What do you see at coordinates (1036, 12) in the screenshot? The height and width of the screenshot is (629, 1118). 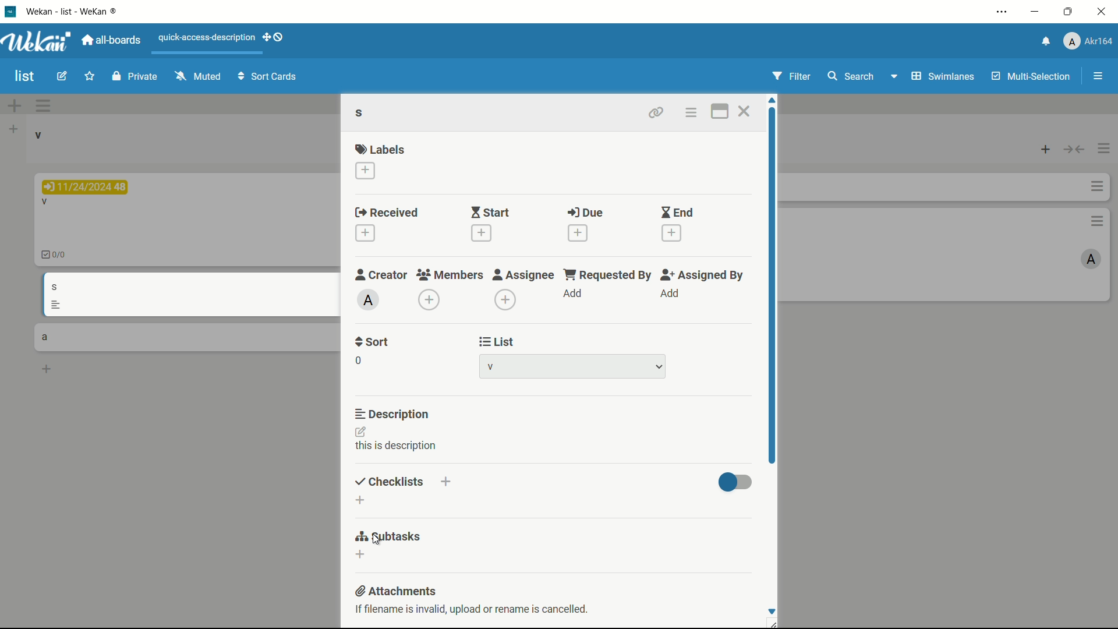 I see `minimize` at bounding box center [1036, 12].